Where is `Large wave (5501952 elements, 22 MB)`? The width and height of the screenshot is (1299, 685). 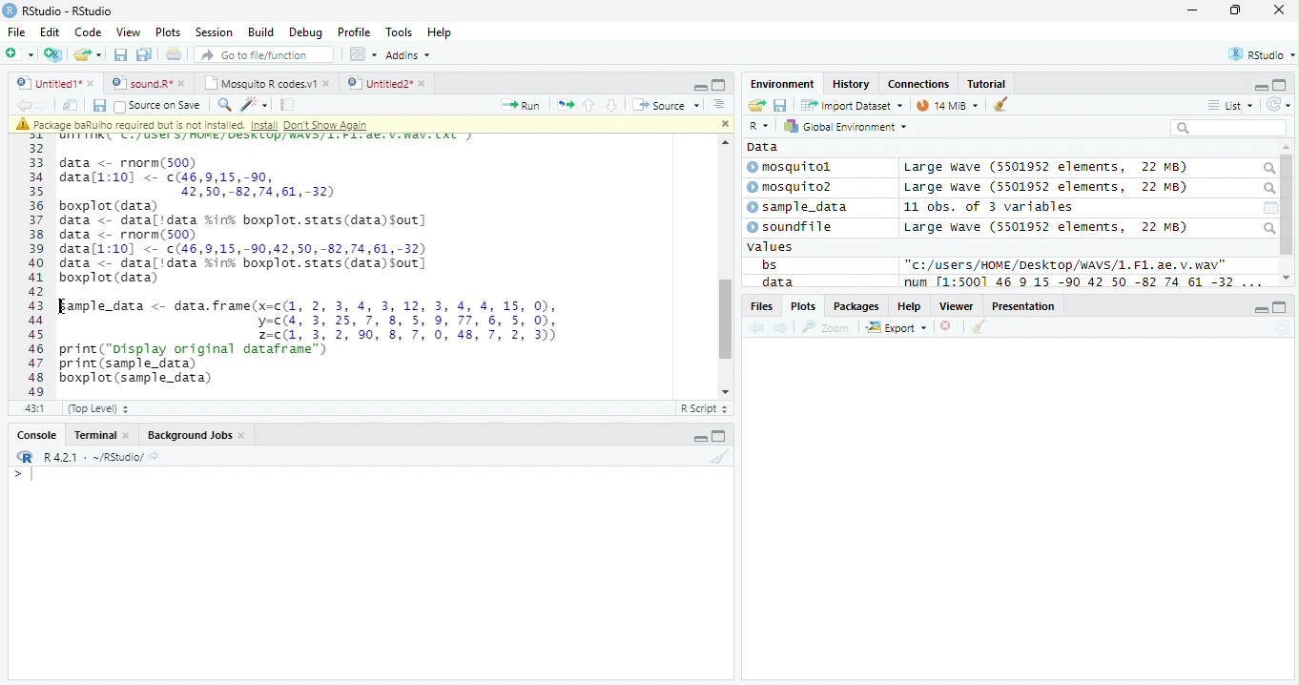
Large wave (5501952 elements, 22 MB) is located at coordinates (1045, 168).